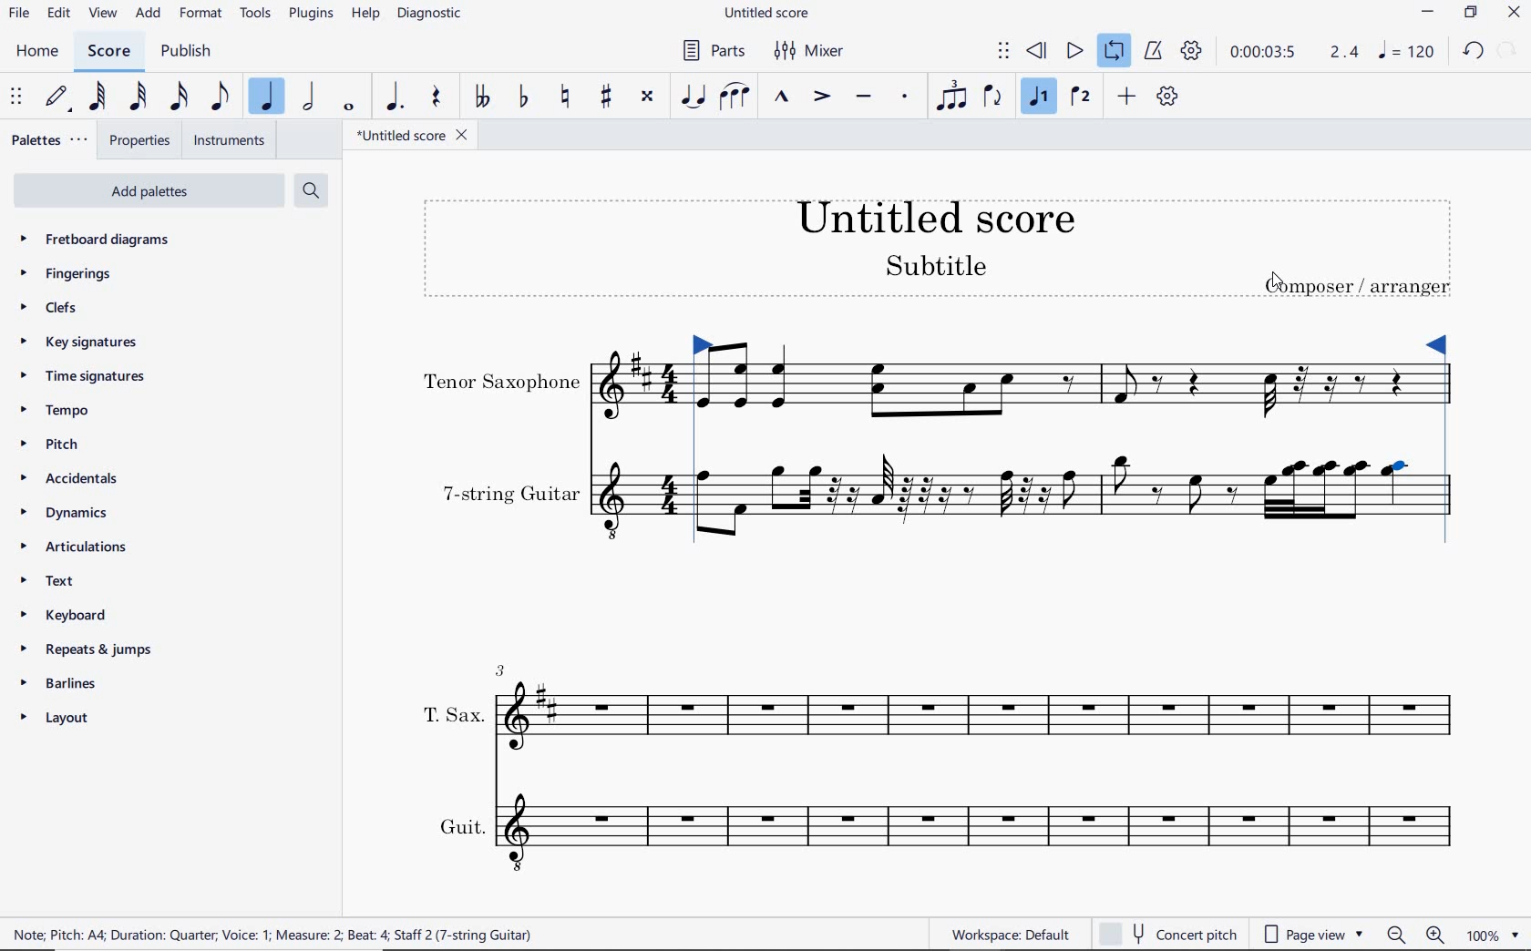  What do you see at coordinates (1166, 97) in the screenshot?
I see `CUSTOMIZE TOOLBAR` at bounding box center [1166, 97].